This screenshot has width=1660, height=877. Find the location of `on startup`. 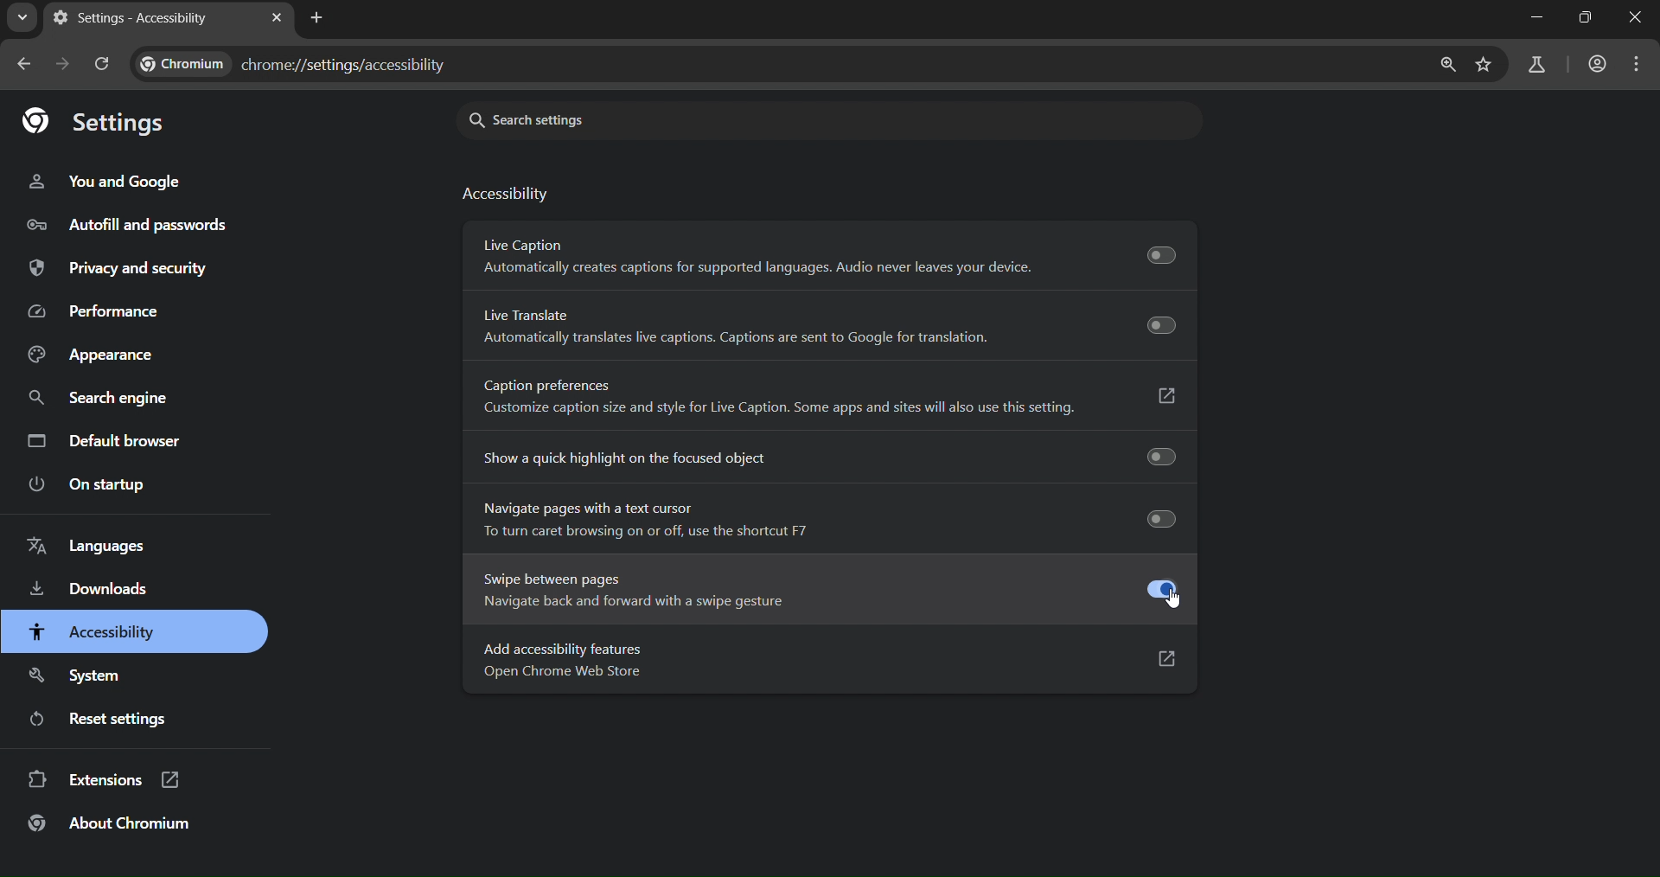

on startup is located at coordinates (89, 485).